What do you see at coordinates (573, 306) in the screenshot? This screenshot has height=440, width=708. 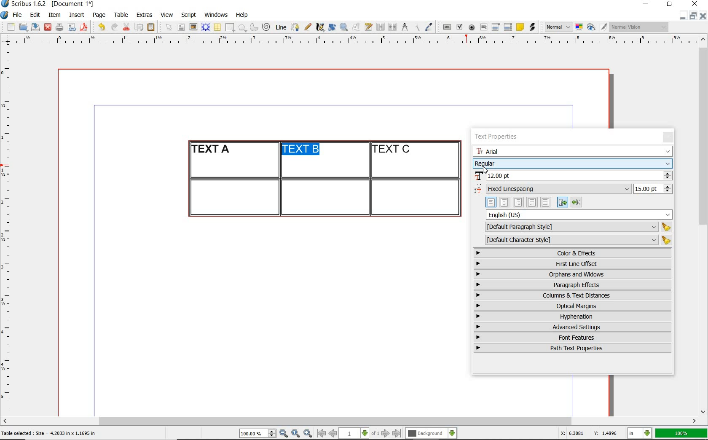 I see `optical margins` at bounding box center [573, 306].